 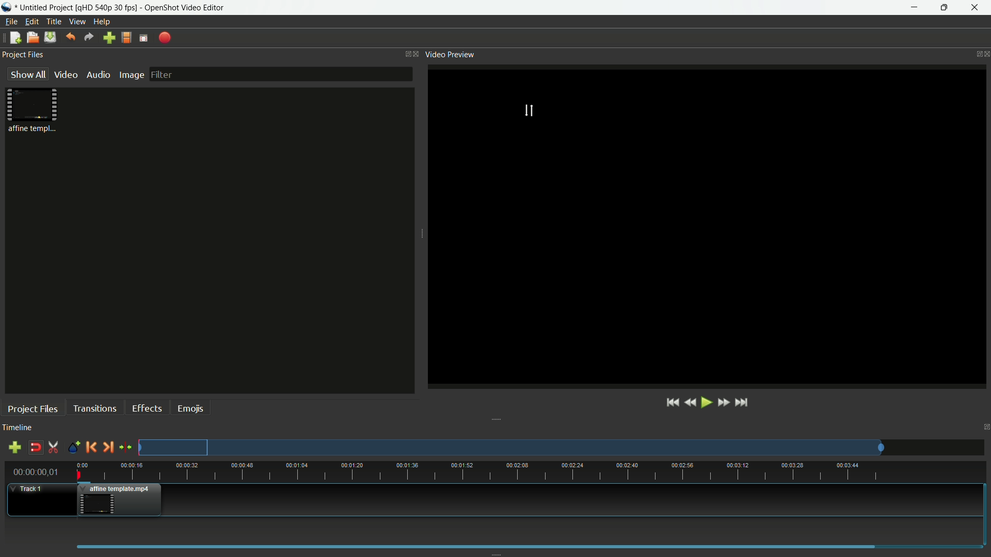 I want to click on center the timeline on the playhead, so click(x=125, y=447).